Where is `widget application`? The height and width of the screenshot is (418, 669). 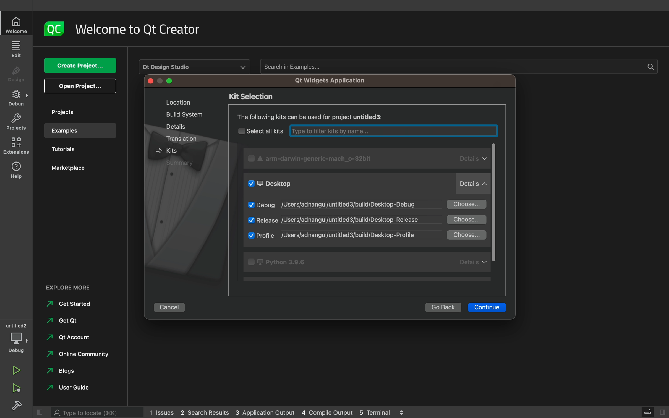
widget application is located at coordinates (328, 80).